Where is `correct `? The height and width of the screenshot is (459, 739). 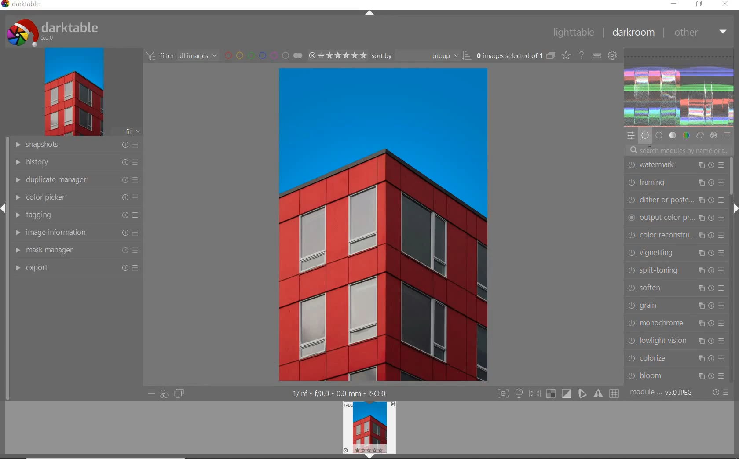
correct  is located at coordinates (699, 136).